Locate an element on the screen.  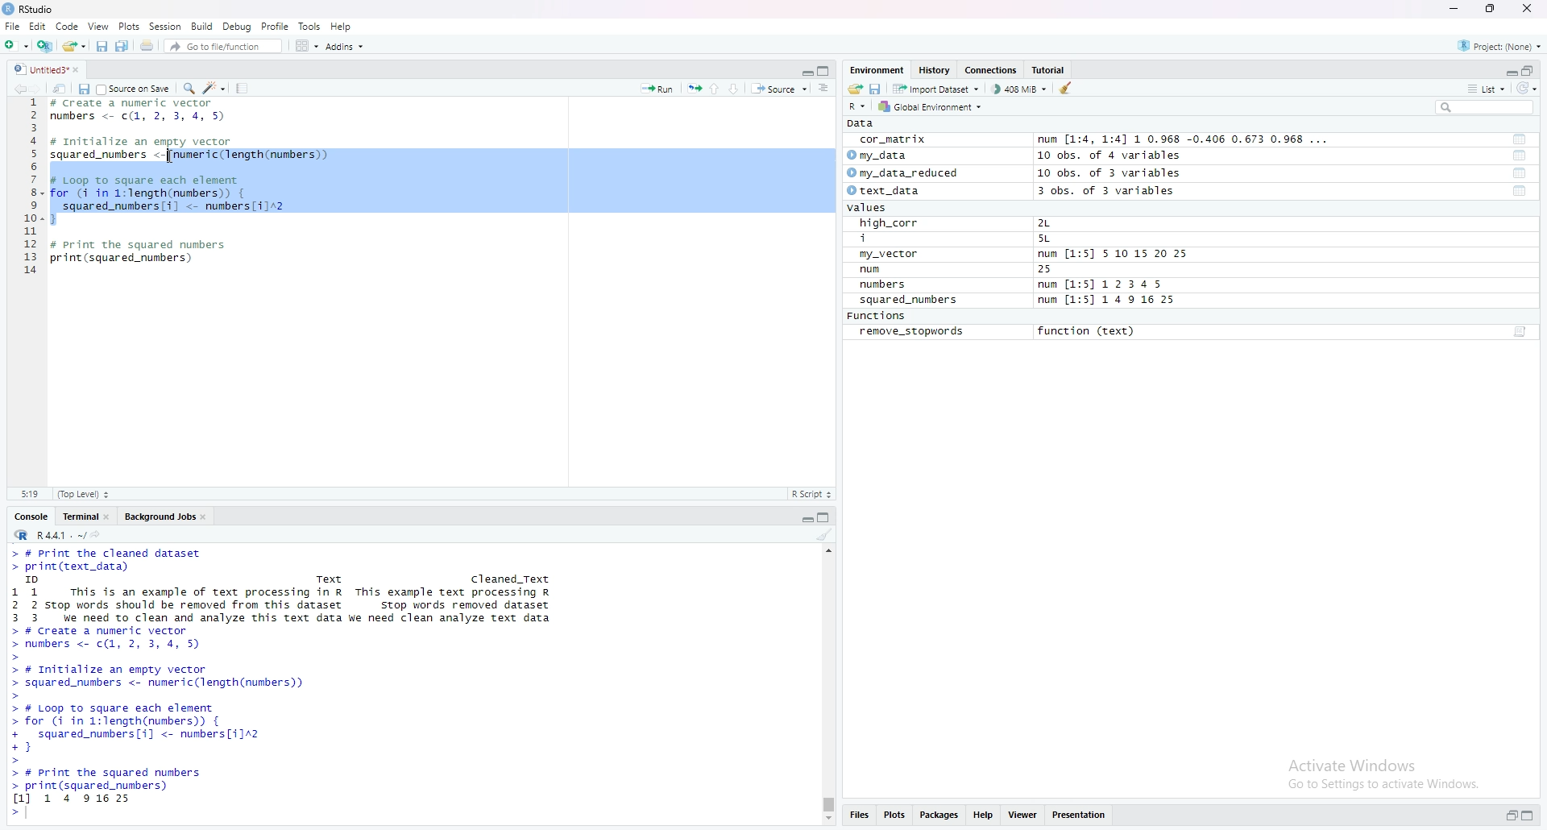
compile report is located at coordinates (242, 88).